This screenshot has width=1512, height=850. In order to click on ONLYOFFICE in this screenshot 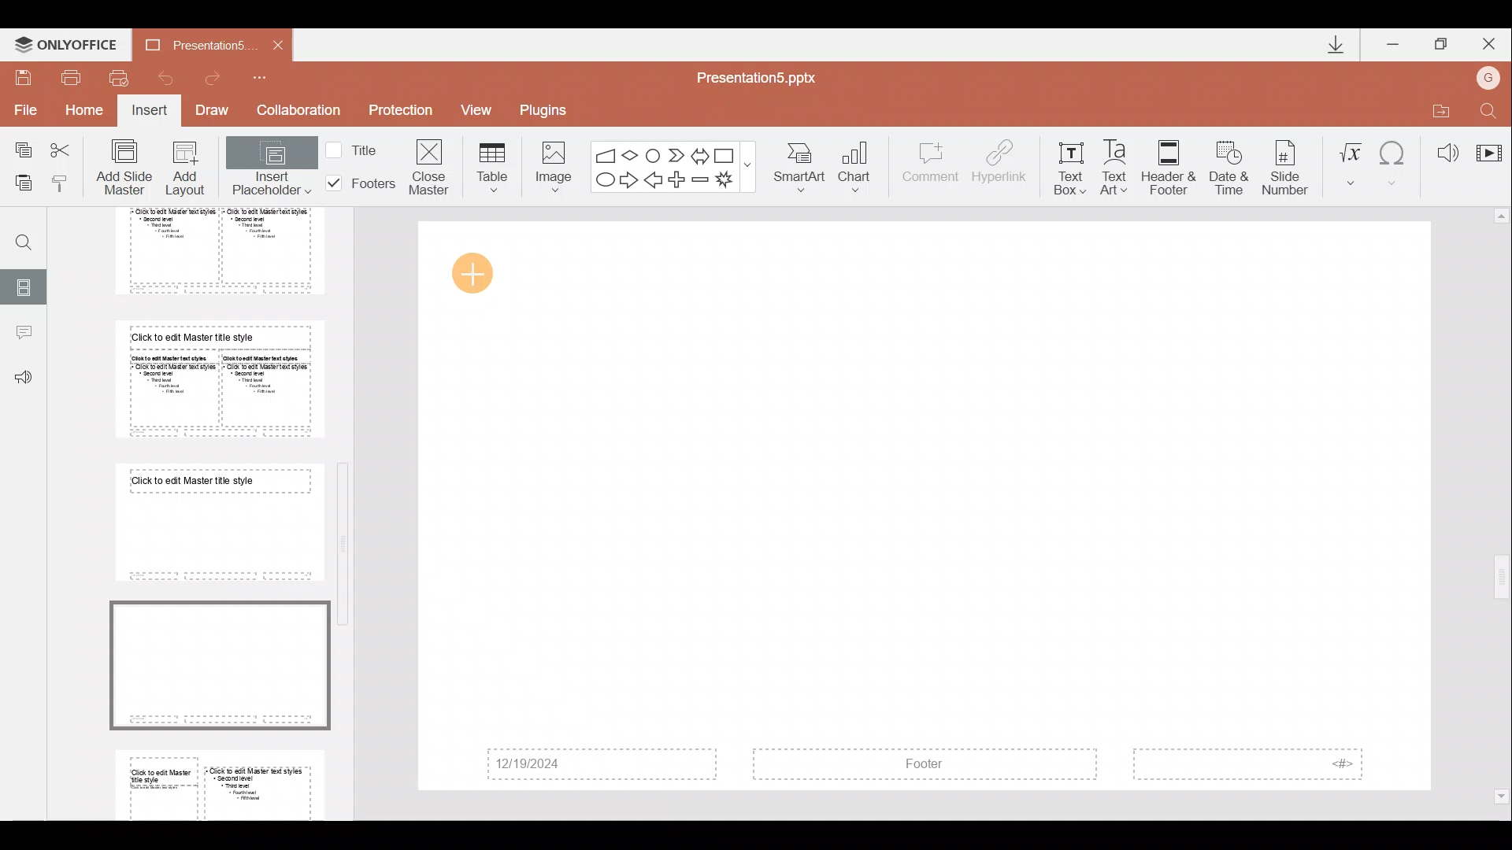, I will do `click(65, 41)`.